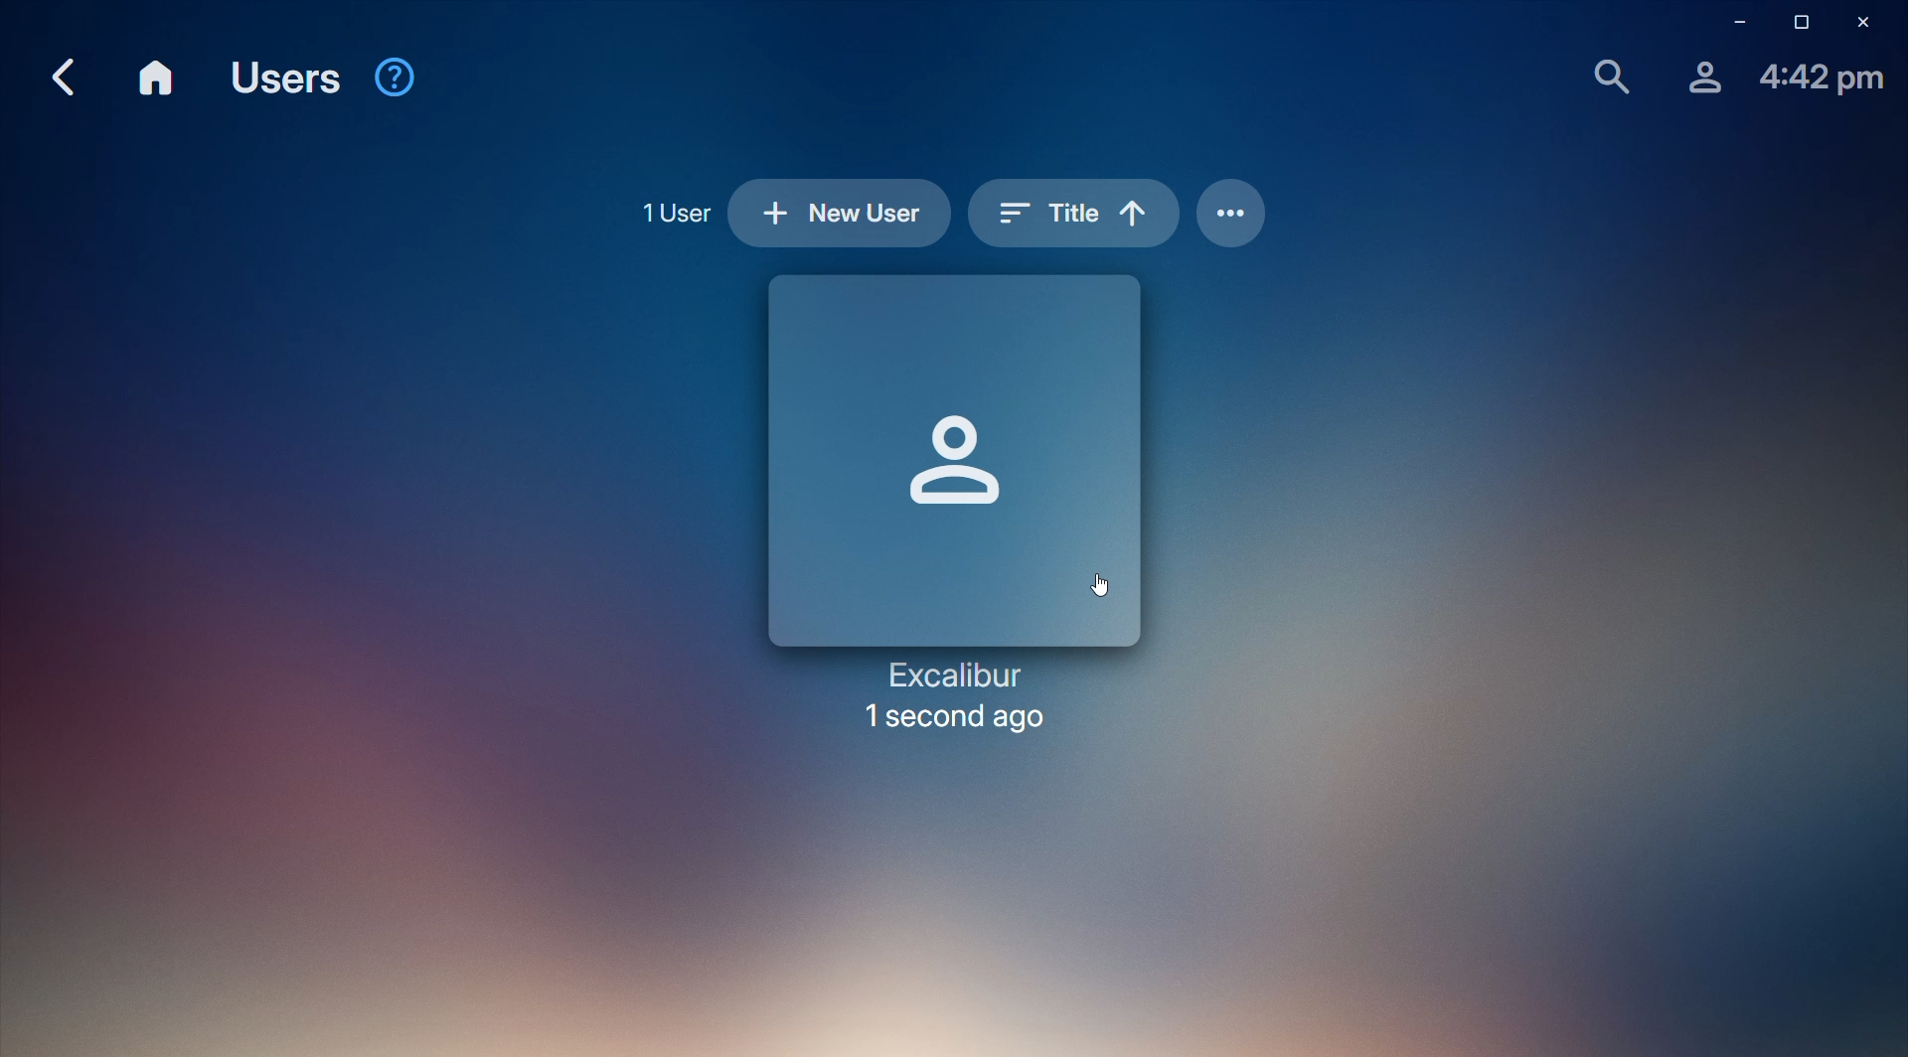 The height and width of the screenshot is (1057, 1908). I want to click on Minimize, so click(1732, 25).